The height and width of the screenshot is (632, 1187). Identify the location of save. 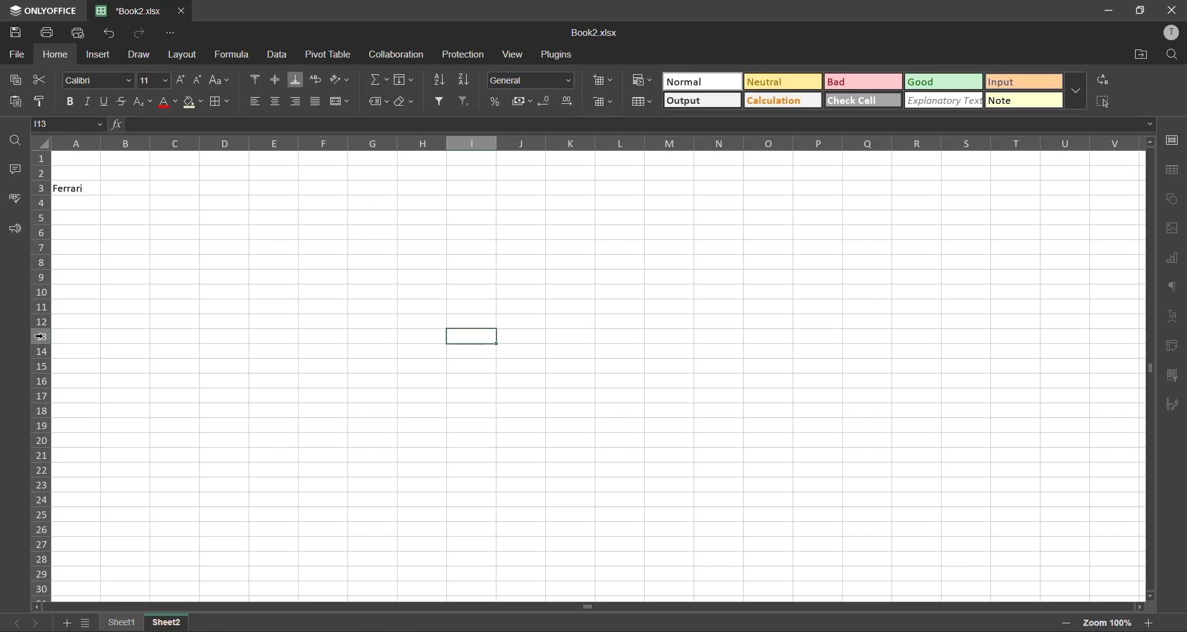
(14, 33).